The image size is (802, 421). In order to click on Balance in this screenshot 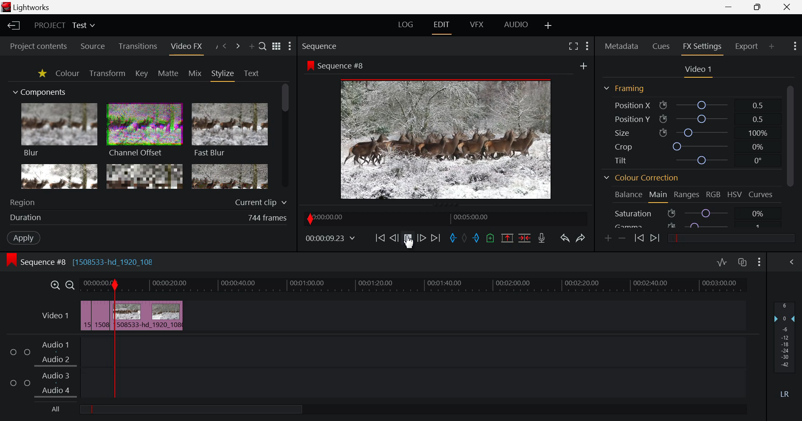, I will do `click(627, 195)`.